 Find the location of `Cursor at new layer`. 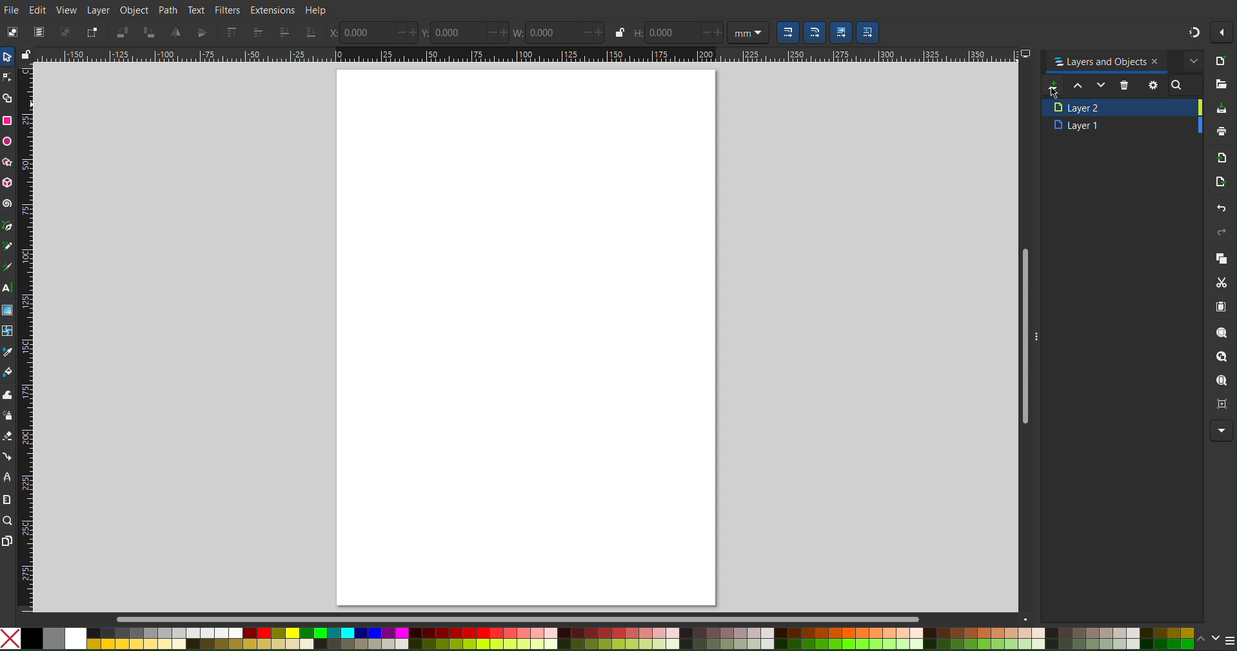

Cursor at new layer is located at coordinates (1053, 93).